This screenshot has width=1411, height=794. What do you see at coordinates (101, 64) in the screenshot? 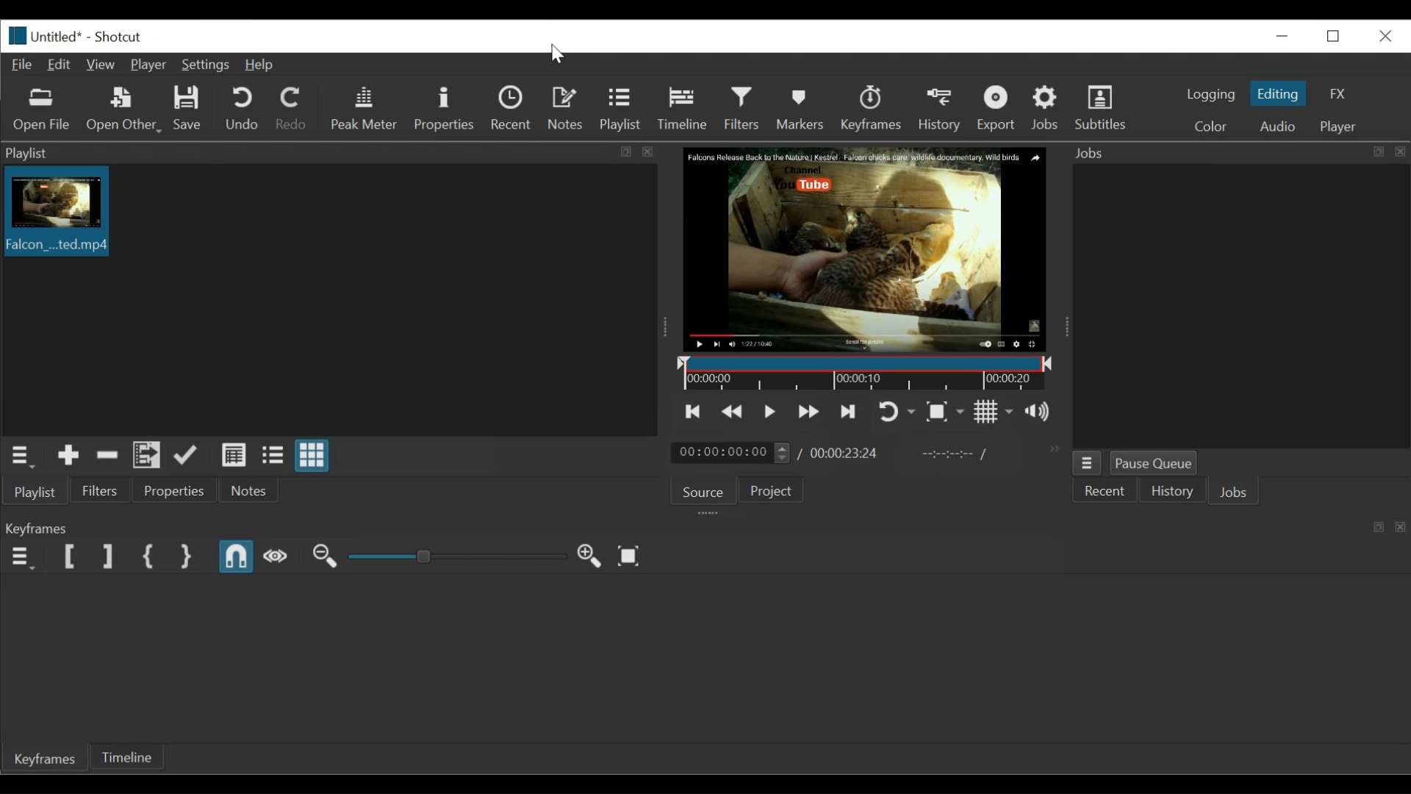
I see `View` at bounding box center [101, 64].